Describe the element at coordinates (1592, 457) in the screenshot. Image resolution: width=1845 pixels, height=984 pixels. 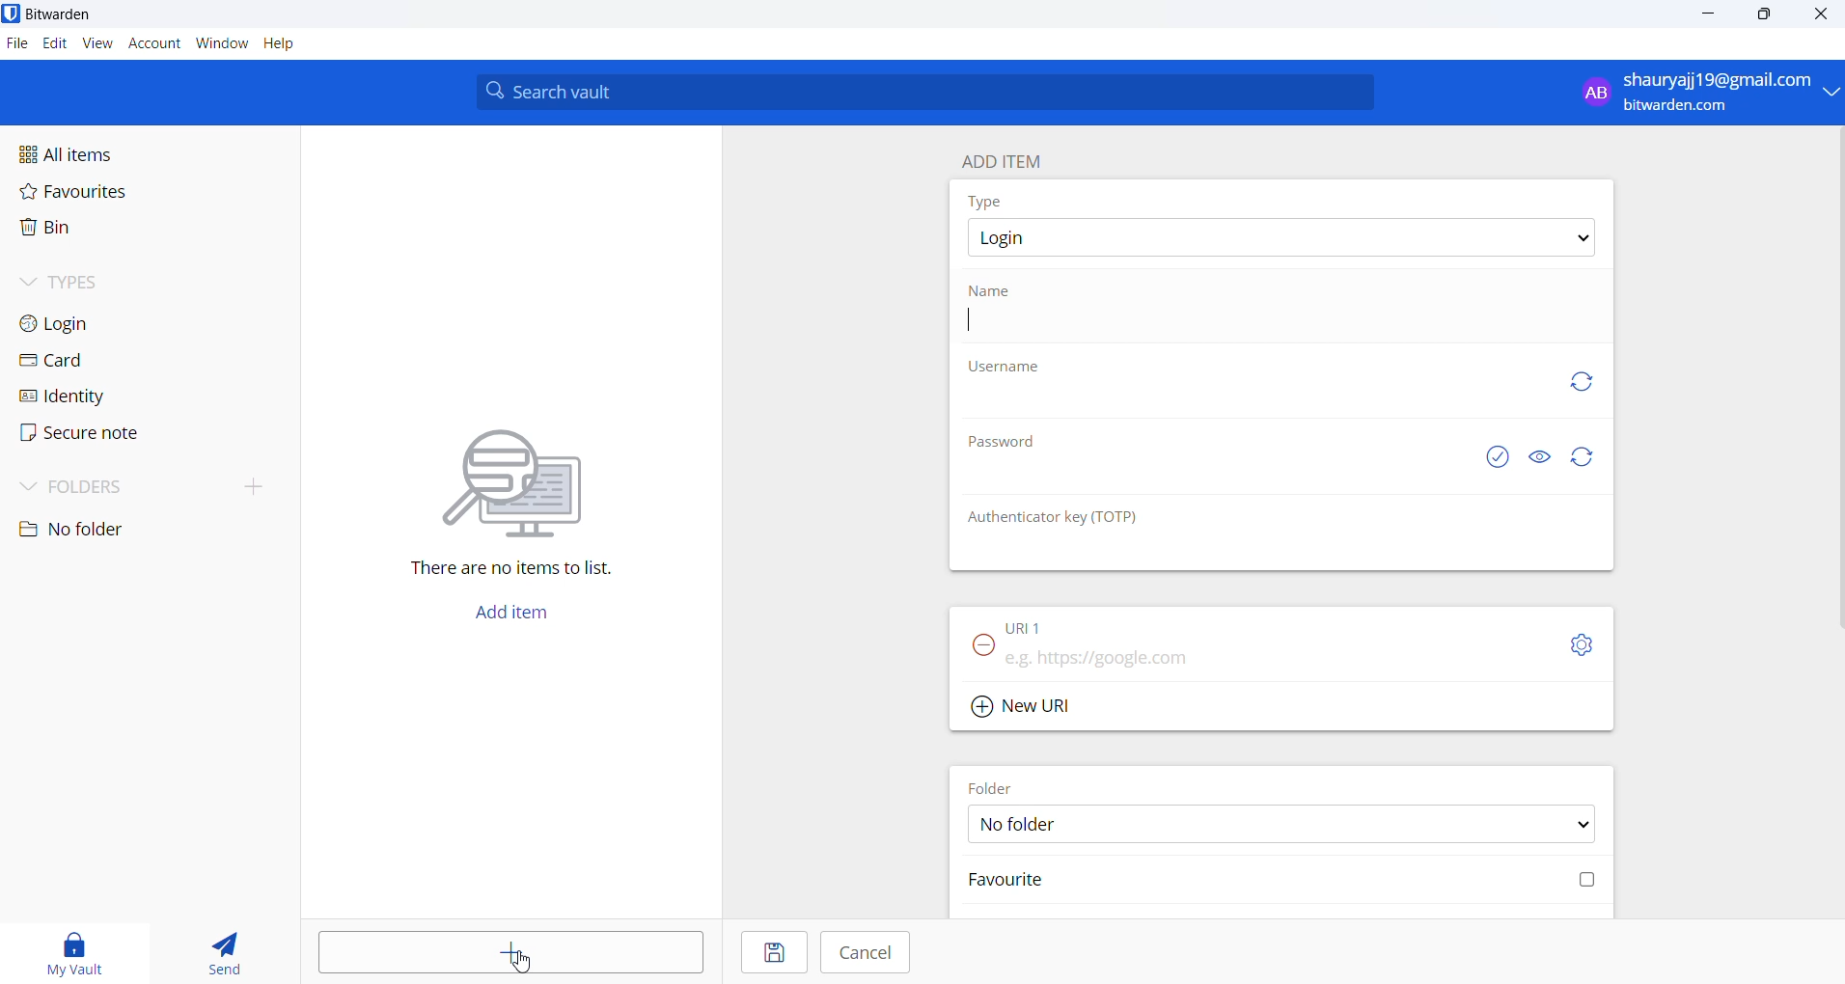
I see `Refresh` at that location.